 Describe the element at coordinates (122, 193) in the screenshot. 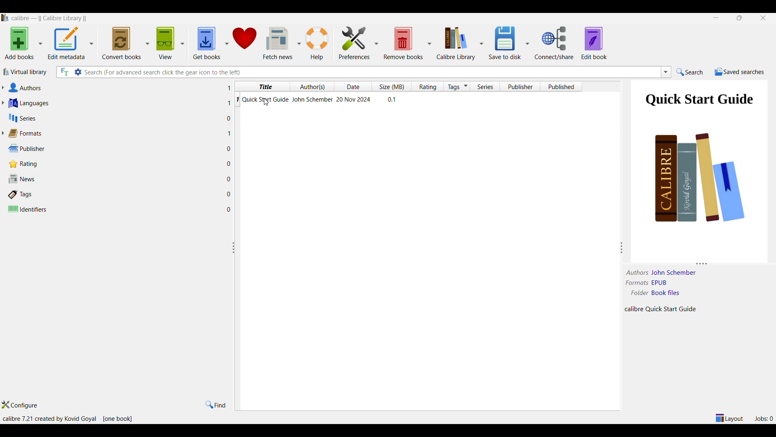

I see `tags ` at that location.